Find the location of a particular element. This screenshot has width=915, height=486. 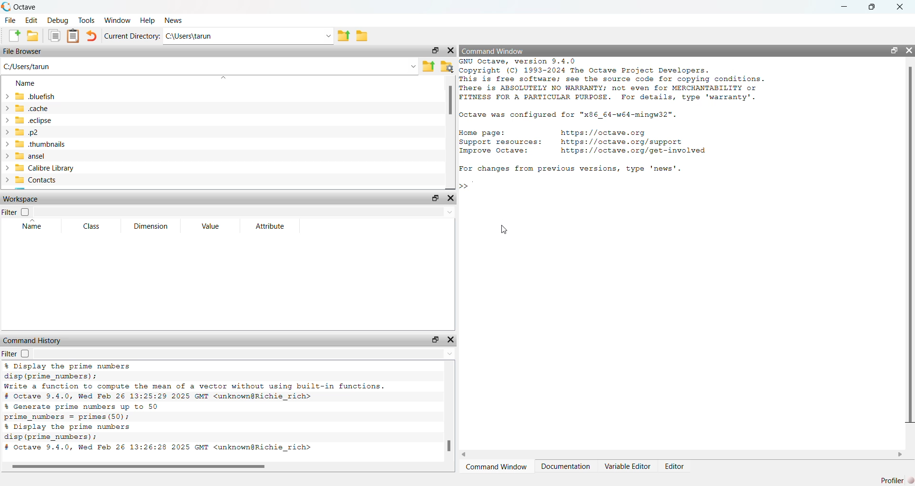

add file is located at coordinates (15, 35).